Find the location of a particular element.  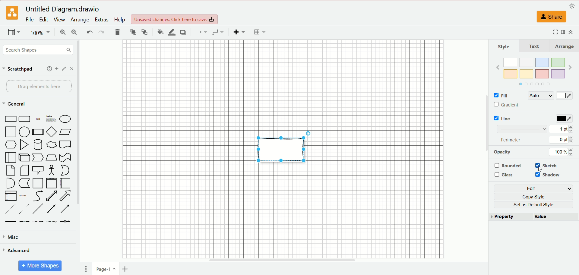

vertical scroll bar is located at coordinates (486, 151).